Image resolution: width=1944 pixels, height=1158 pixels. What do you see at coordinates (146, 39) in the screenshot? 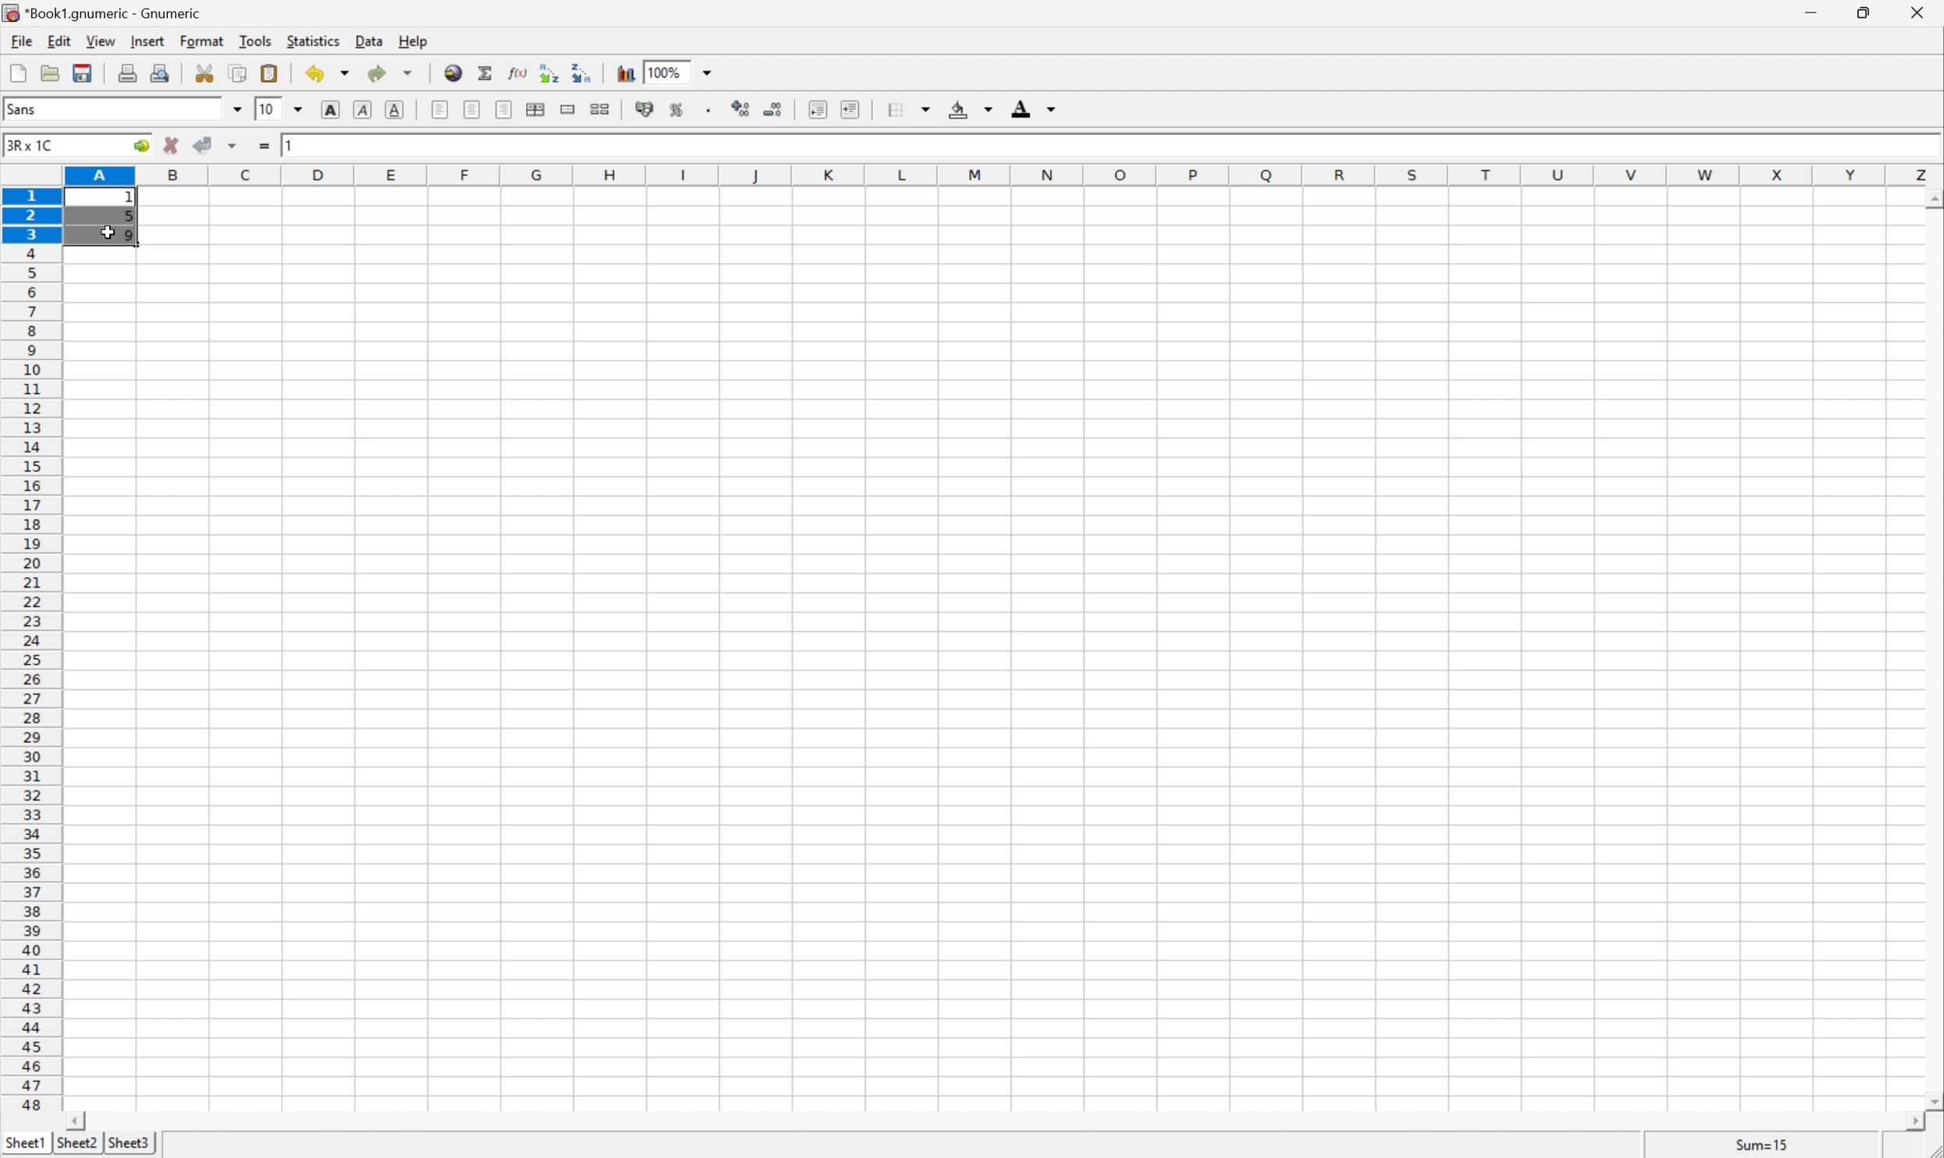
I see `insert` at bounding box center [146, 39].